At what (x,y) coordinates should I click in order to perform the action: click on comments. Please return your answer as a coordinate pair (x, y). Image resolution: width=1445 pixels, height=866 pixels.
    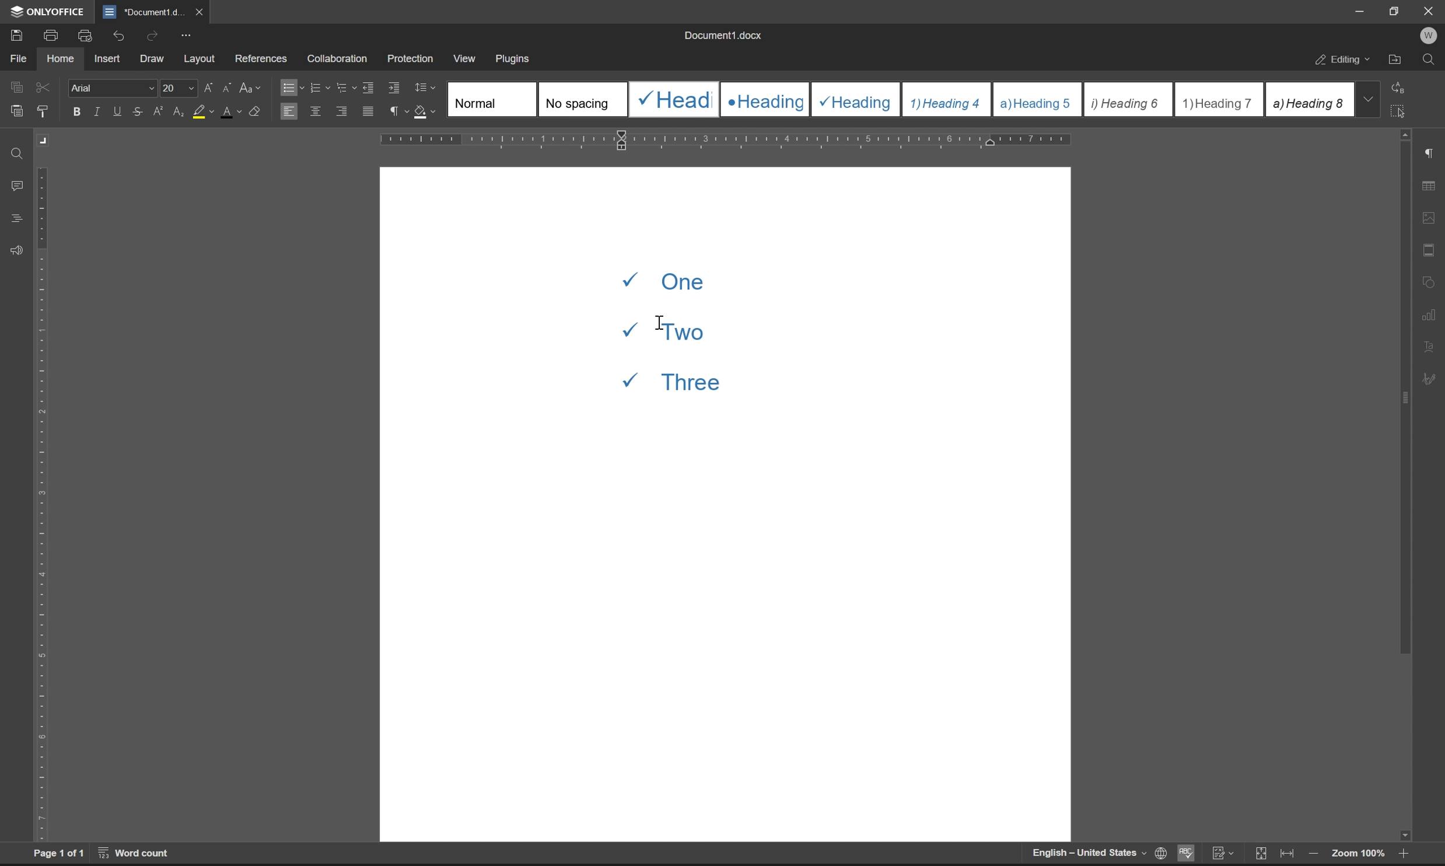
    Looking at the image, I should click on (19, 186).